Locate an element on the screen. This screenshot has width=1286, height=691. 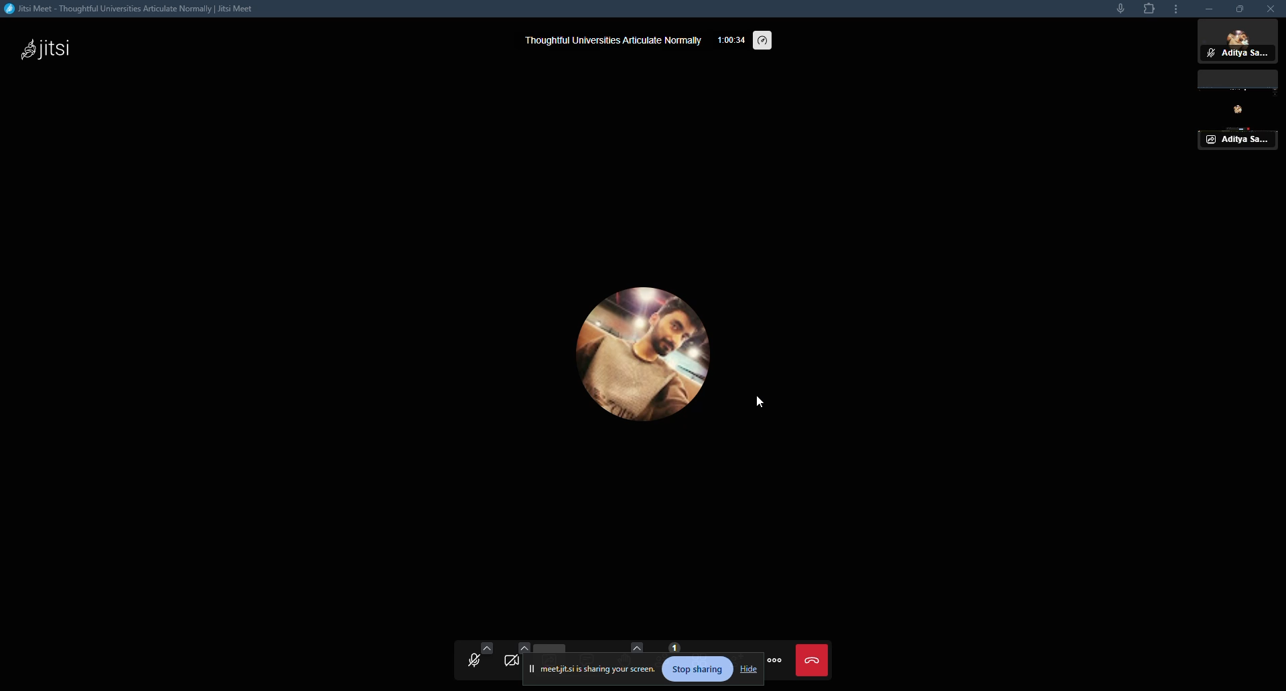
profile picture is located at coordinates (632, 356).